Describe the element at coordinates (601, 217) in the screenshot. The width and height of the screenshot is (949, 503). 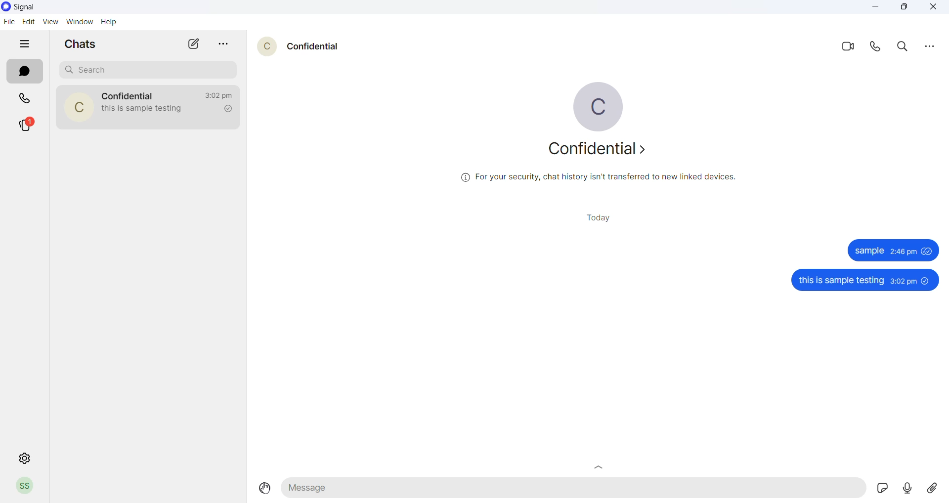
I see `today title` at that location.